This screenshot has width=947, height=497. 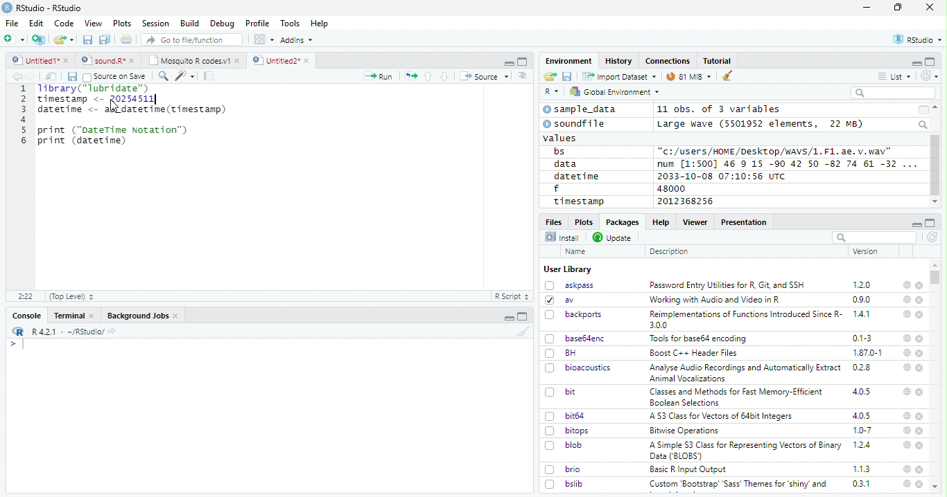 I want to click on Help, so click(x=320, y=24).